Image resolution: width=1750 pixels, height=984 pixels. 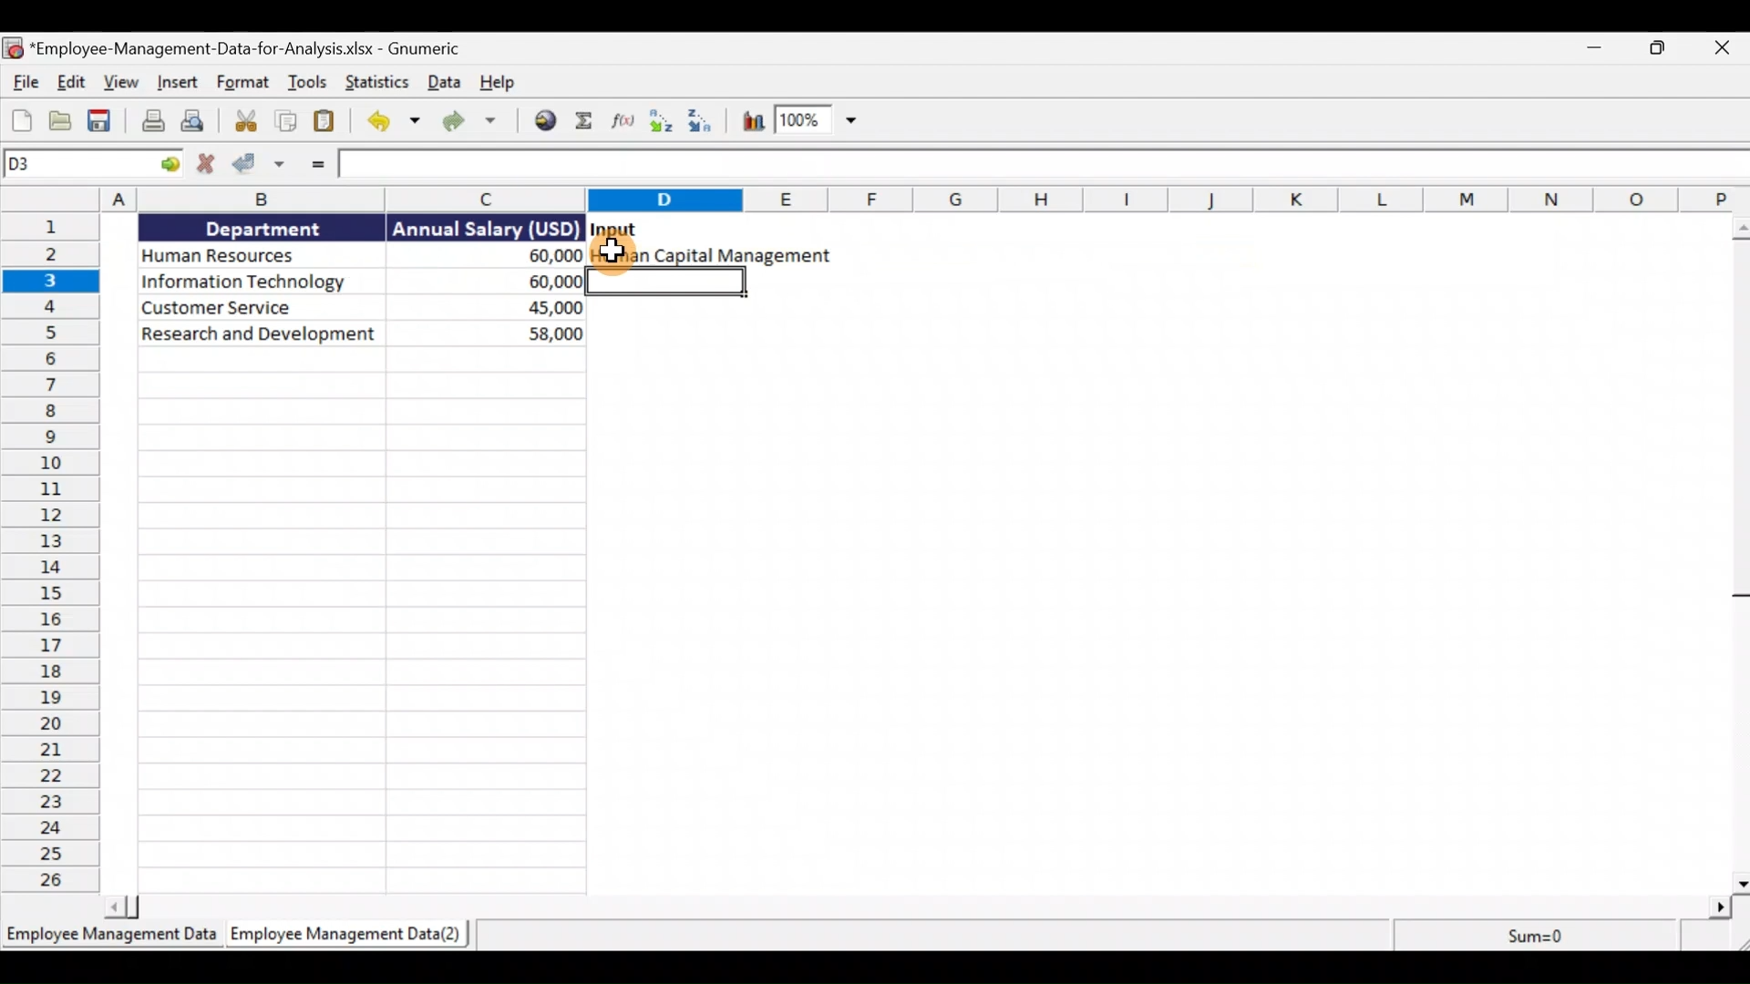 I want to click on Sort Descending, so click(x=704, y=121).